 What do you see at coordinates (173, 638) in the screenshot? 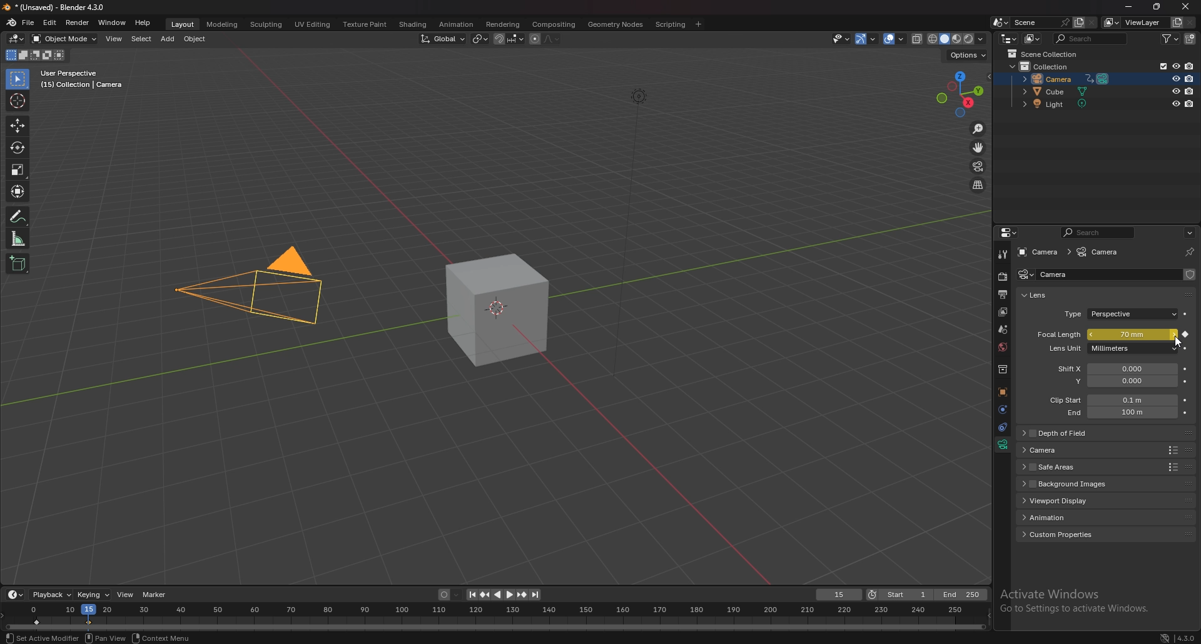
I see `` at bounding box center [173, 638].